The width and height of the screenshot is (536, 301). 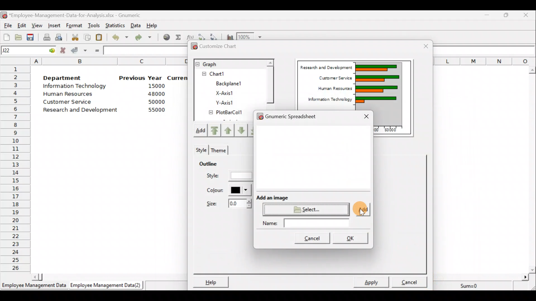 I want to click on Add, so click(x=202, y=131).